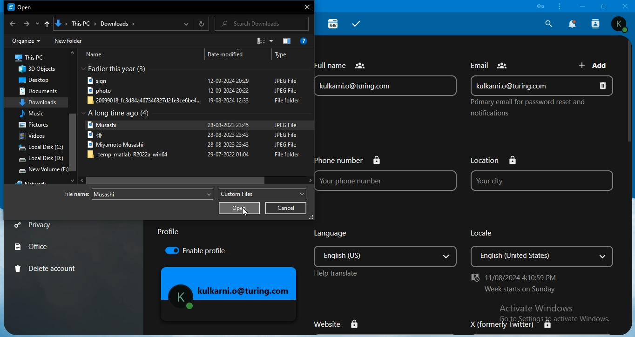  What do you see at coordinates (205, 251) in the screenshot?
I see `enable proflle` at bounding box center [205, 251].